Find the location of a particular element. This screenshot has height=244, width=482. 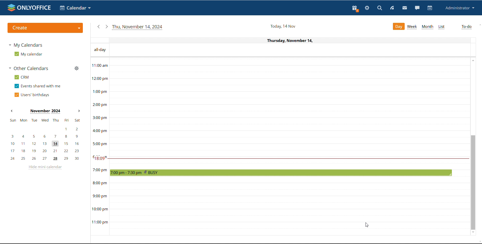

previous date is located at coordinates (99, 27).